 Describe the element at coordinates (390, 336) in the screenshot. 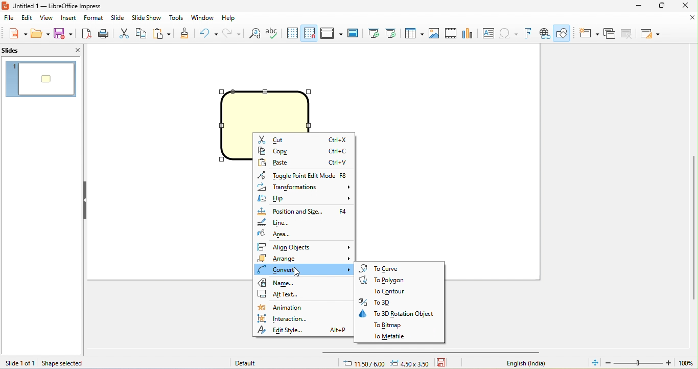

I see `to metafile` at that location.